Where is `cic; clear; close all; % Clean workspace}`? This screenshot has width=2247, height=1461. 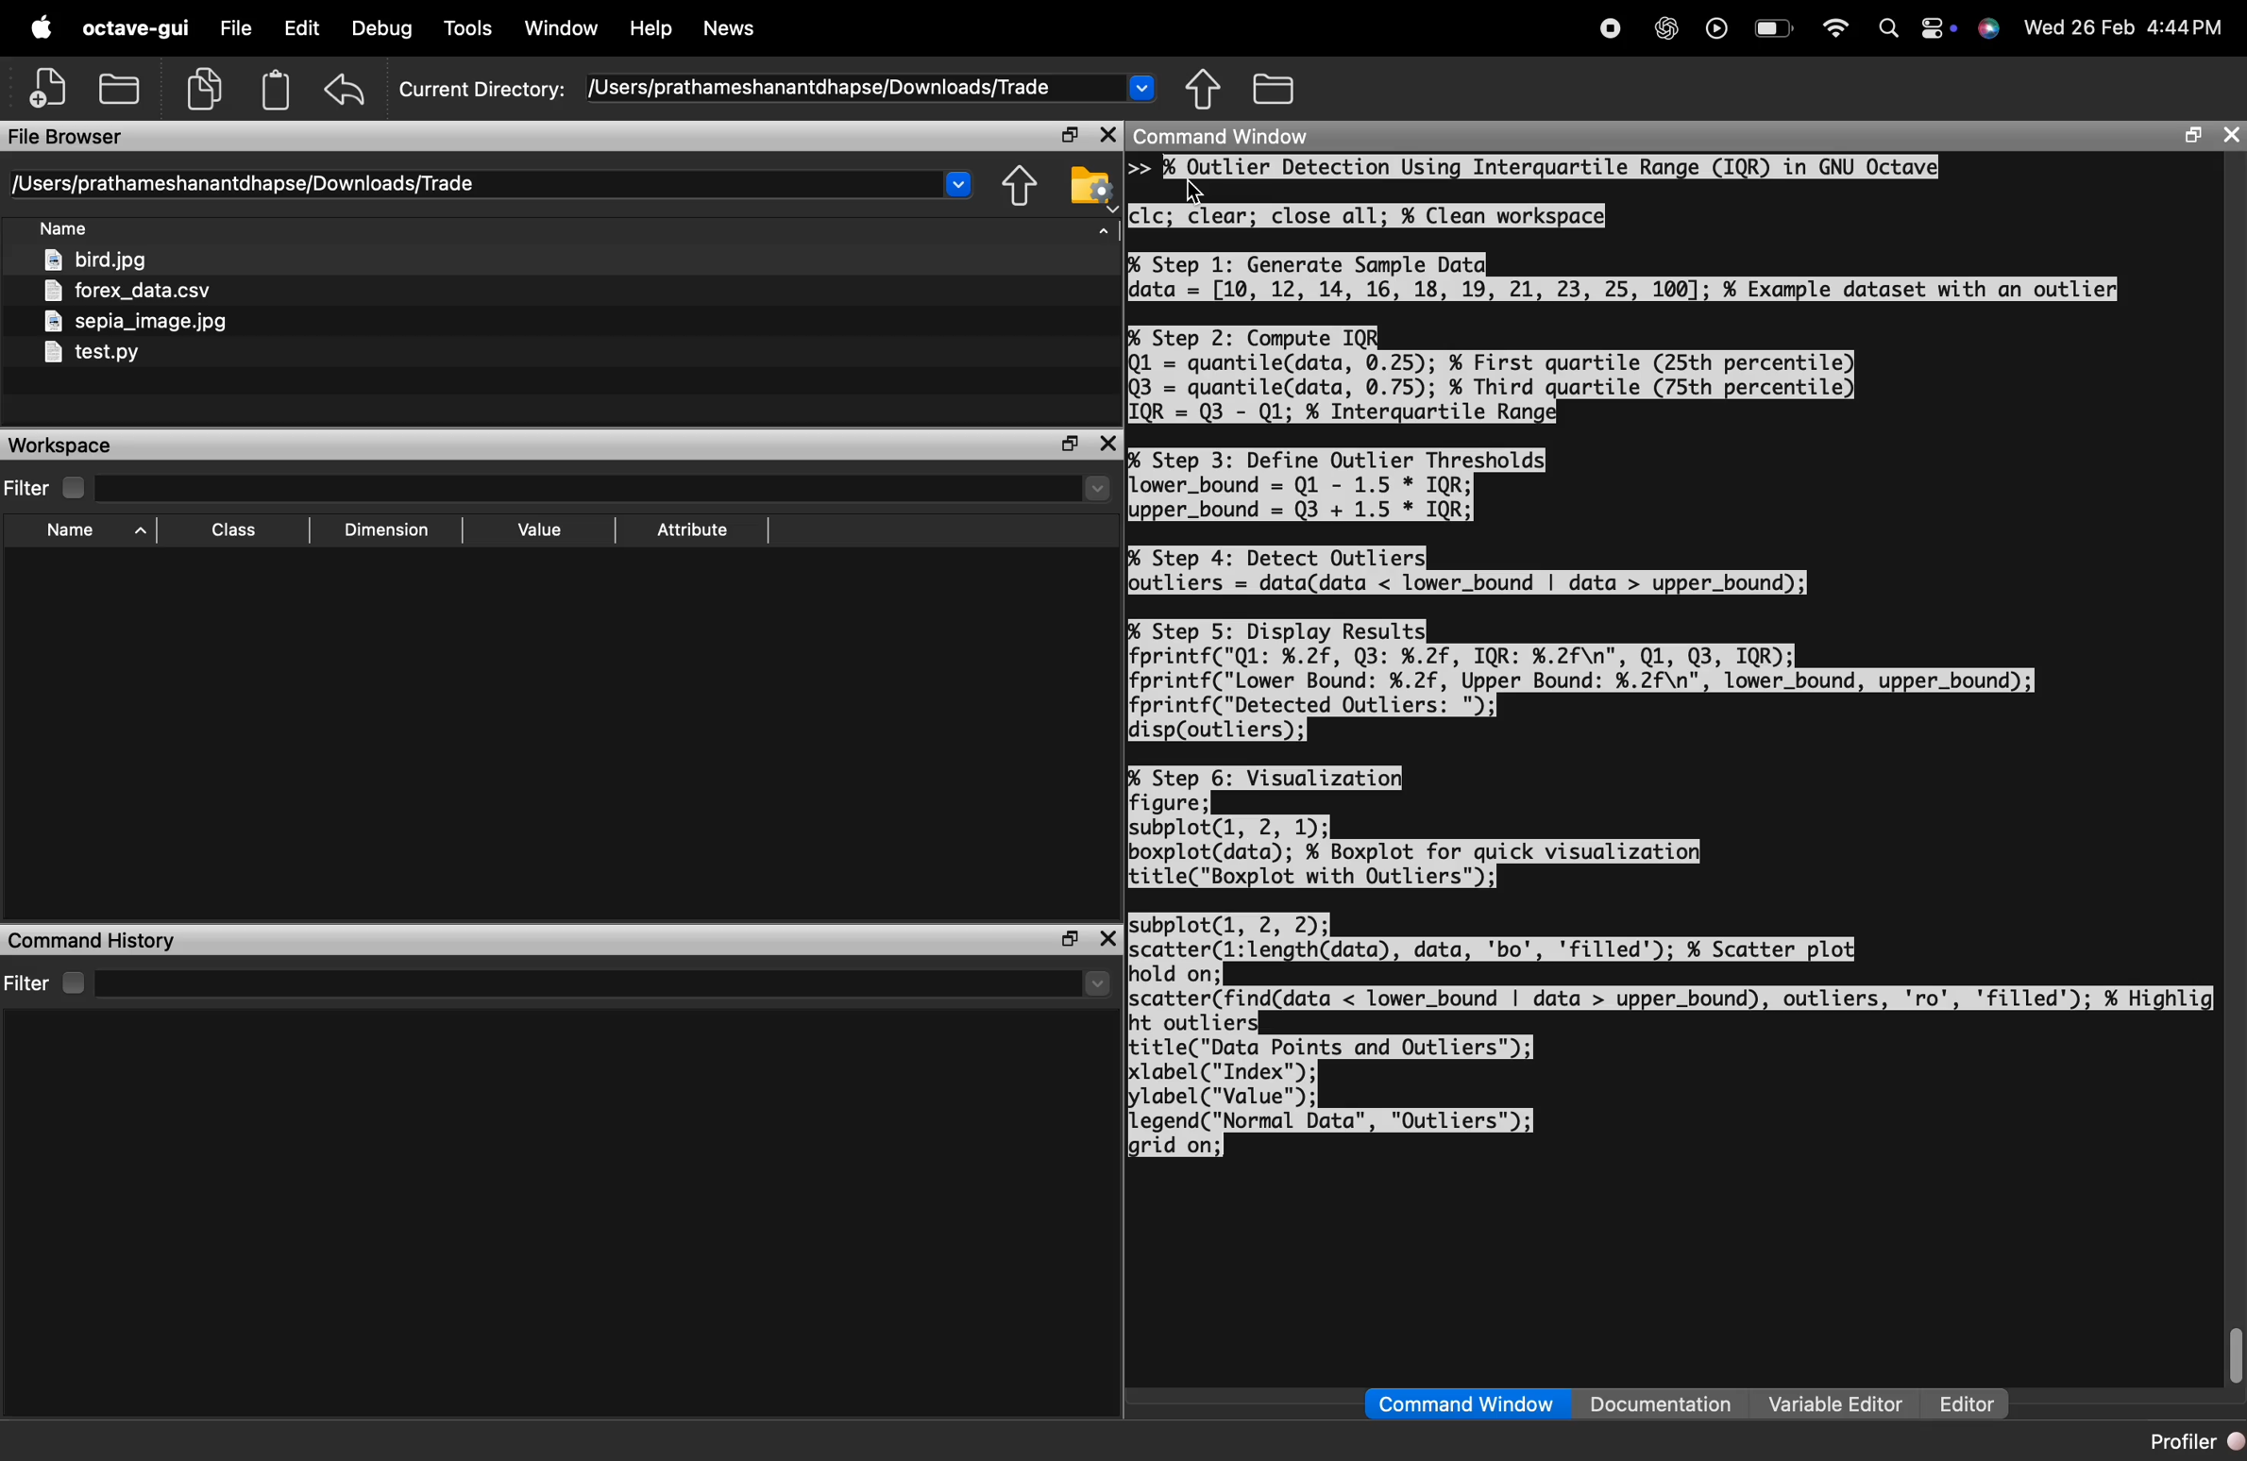 cic; clear; close all; % Clean workspace} is located at coordinates (1367, 217).